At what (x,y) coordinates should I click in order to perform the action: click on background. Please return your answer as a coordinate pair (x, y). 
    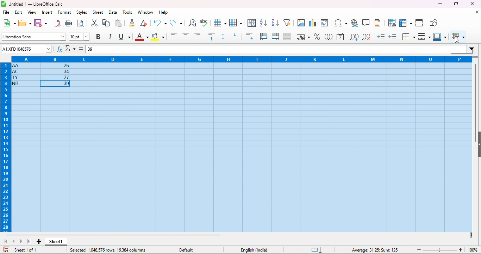
    Looking at the image, I should click on (158, 37).